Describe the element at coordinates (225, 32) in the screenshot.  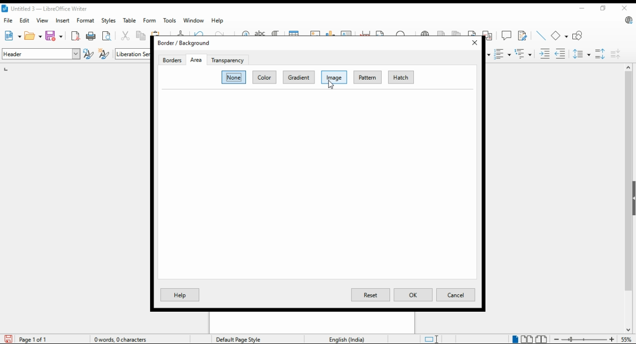
I see `redo` at that location.